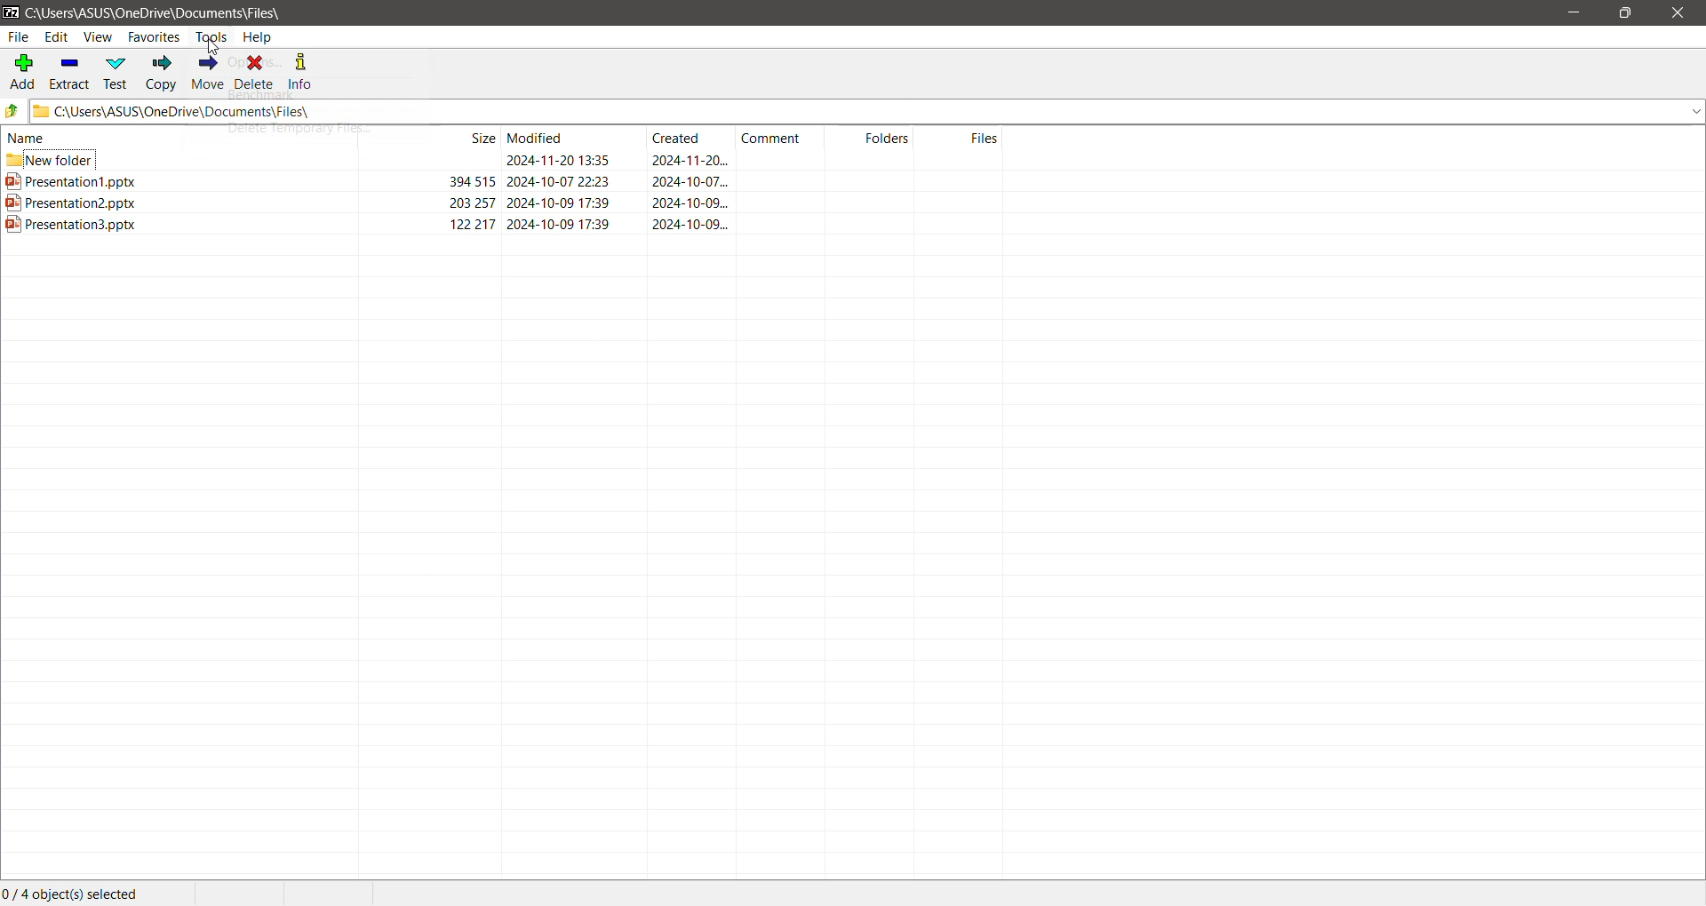 The height and width of the screenshot is (906, 1706). What do you see at coordinates (210, 71) in the screenshot?
I see `Move` at bounding box center [210, 71].